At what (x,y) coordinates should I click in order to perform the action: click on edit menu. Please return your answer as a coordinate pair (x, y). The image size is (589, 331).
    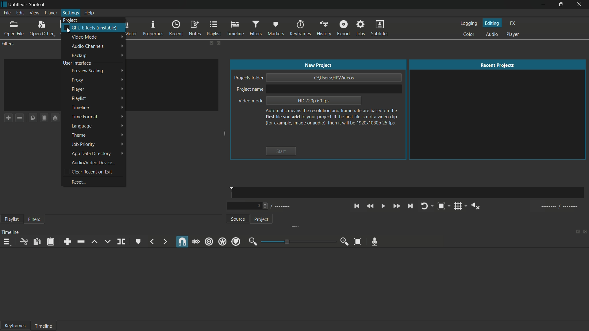
    Looking at the image, I should click on (19, 13).